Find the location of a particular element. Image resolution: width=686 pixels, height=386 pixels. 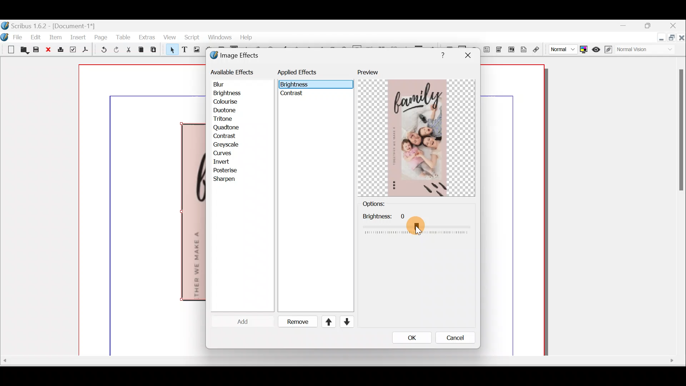

Close is located at coordinates (682, 39).